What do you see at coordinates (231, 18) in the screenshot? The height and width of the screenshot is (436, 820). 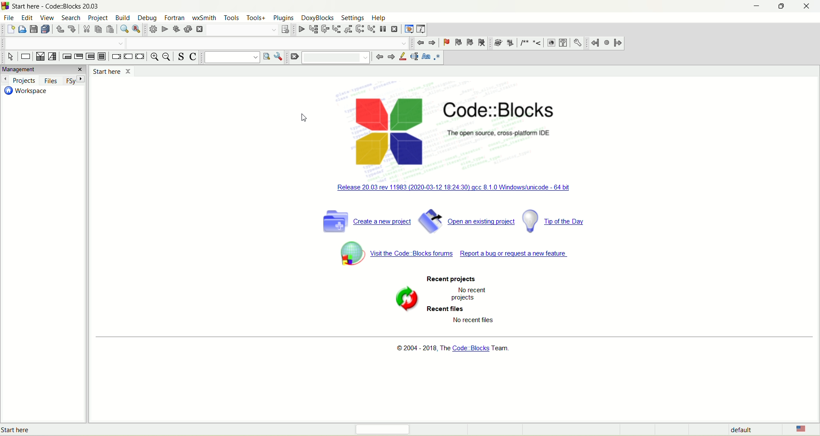 I see `tools` at bounding box center [231, 18].